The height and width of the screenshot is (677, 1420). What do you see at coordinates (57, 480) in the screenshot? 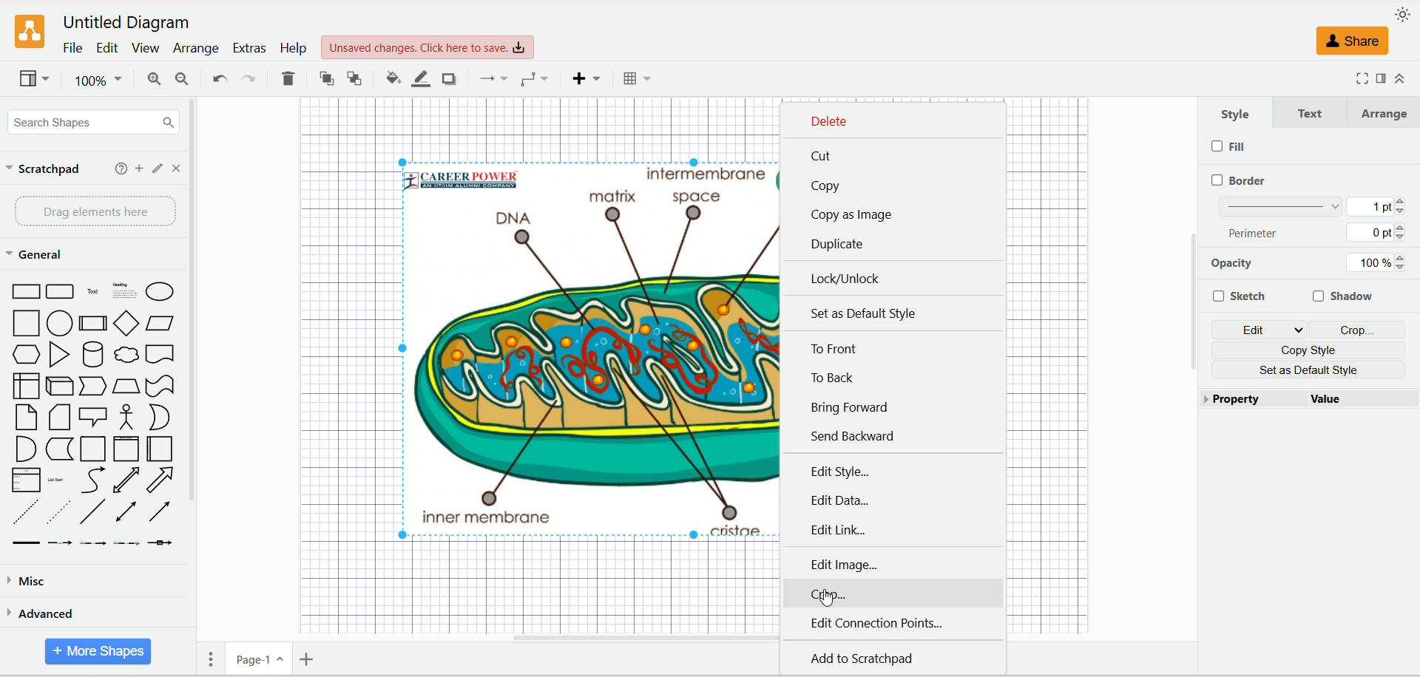
I see `List Item` at bounding box center [57, 480].